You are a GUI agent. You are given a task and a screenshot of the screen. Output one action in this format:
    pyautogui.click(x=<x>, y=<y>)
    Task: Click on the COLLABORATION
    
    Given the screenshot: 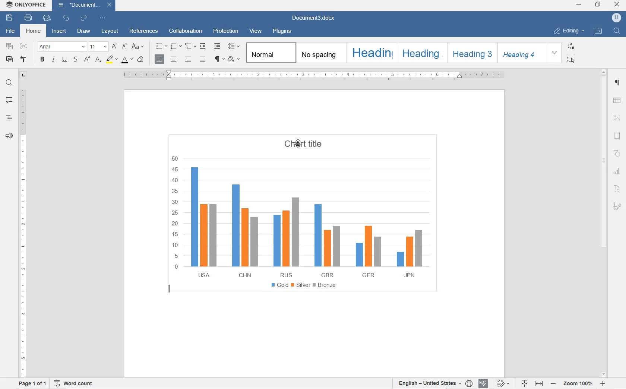 What is the action you would take?
    pyautogui.click(x=185, y=31)
    